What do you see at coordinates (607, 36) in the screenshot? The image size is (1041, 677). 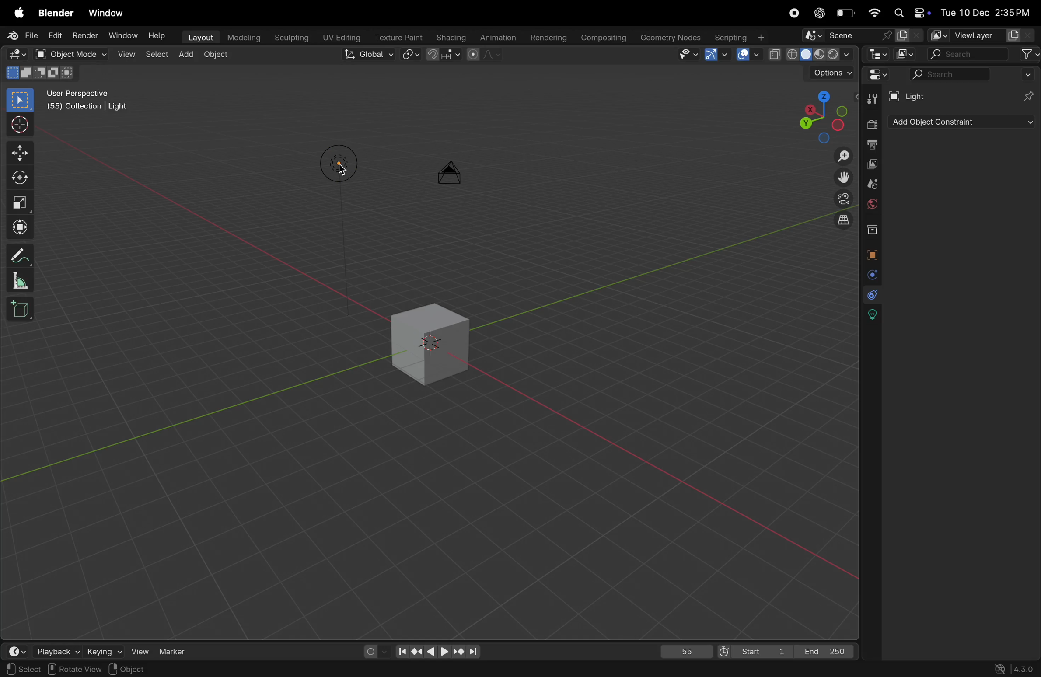 I see `compsing` at bounding box center [607, 36].